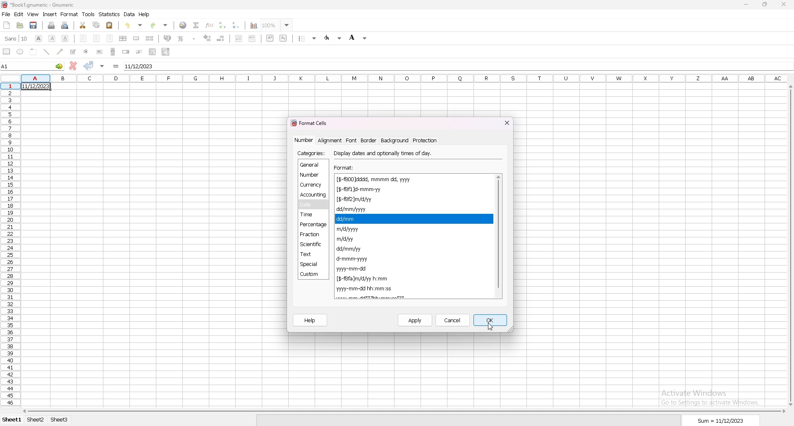  Describe the element at coordinates (6, 52) in the screenshot. I see `rectangle` at that location.